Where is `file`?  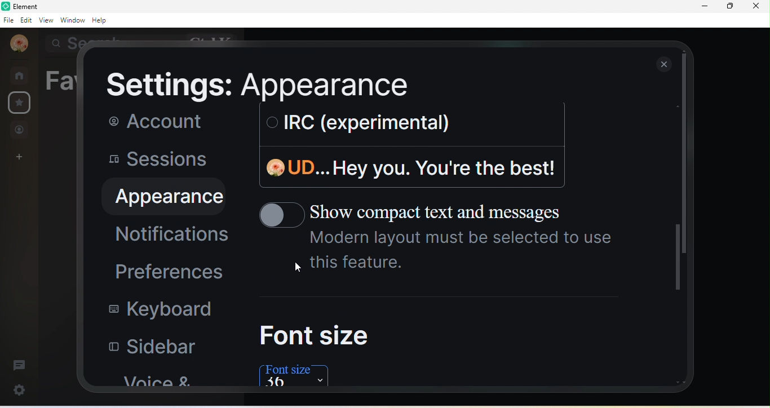
file is located at coordinates (10, 21).